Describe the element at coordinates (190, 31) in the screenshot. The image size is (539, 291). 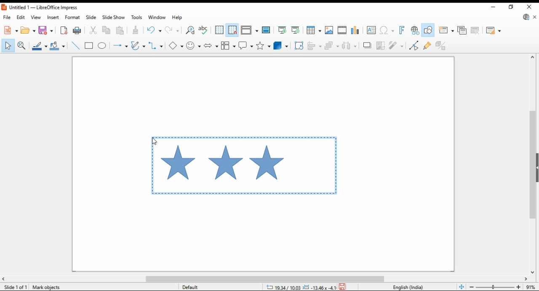
I see `find and replace` at that location.